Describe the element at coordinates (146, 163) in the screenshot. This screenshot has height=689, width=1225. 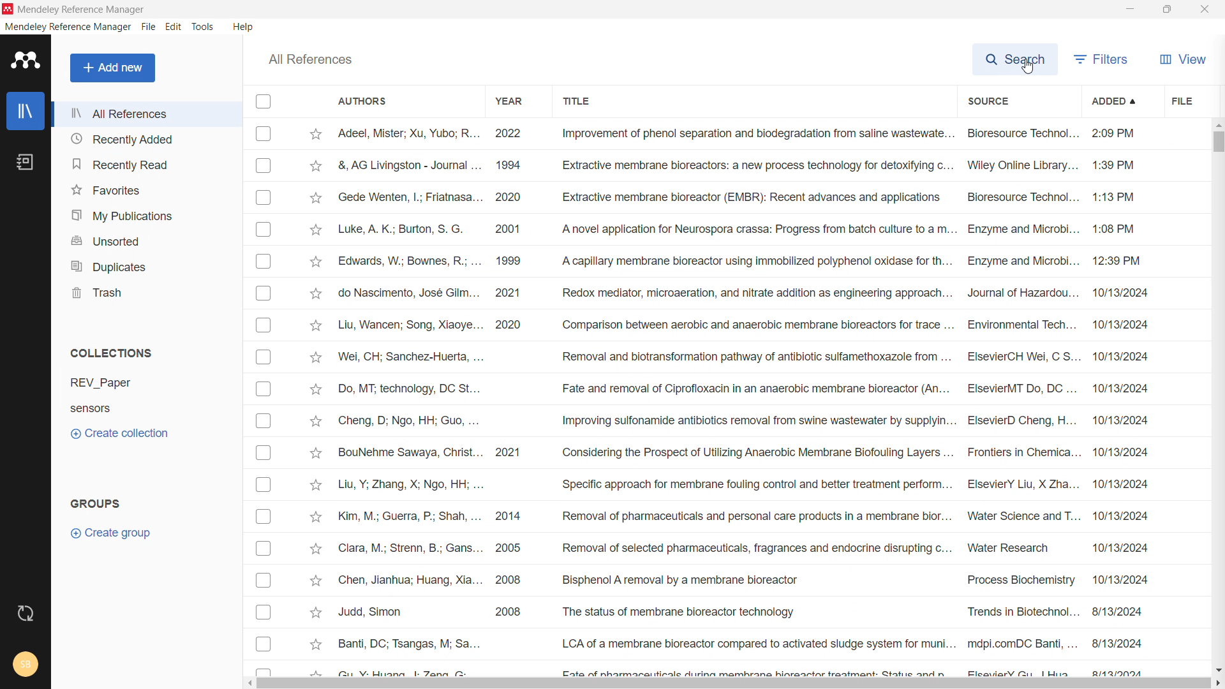
I see `recently read` at that location.